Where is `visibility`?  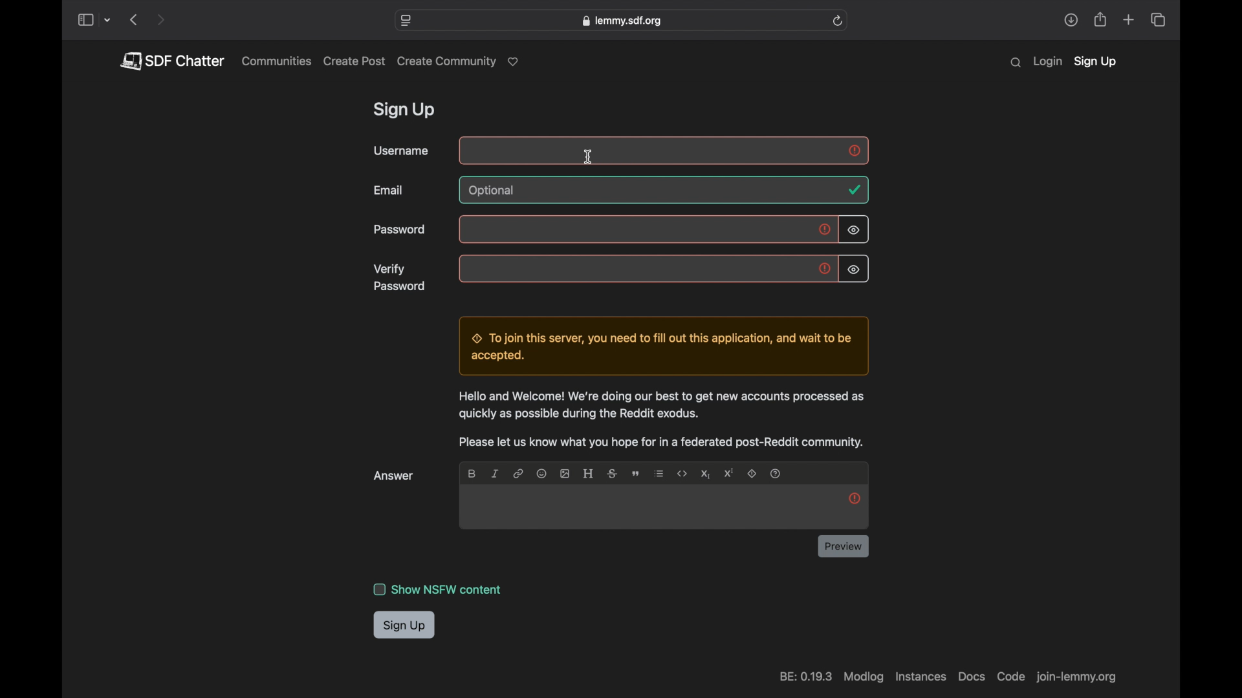 visibility is located at coordinates (855, 230).